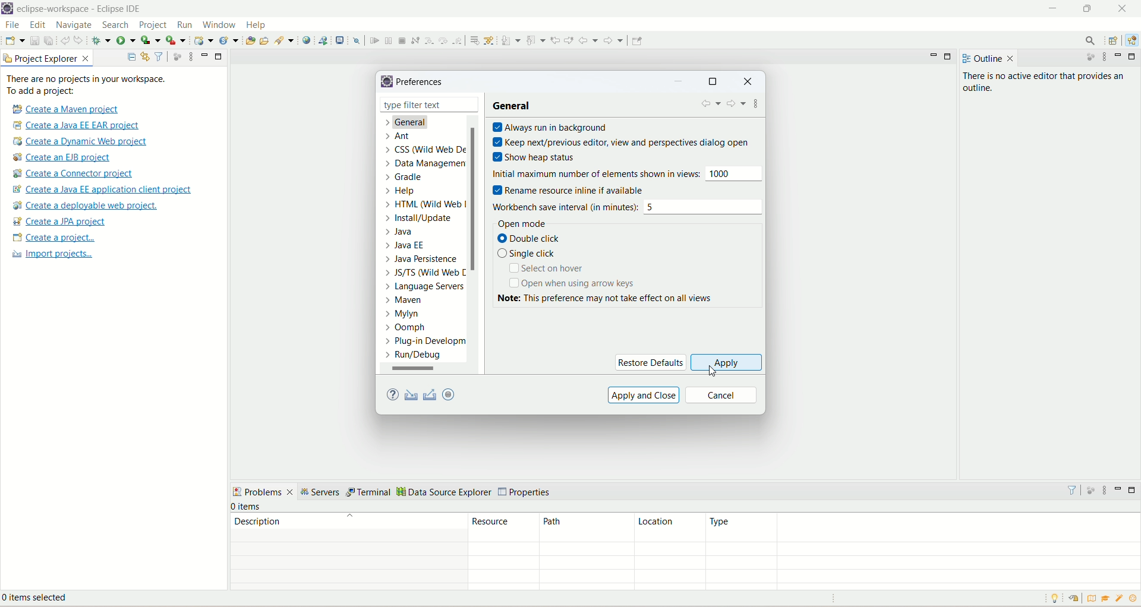 This screenshot has height=607, width=1141. Describe the element at coordinates (526, 492) in the screenshot. I see `properties` at that location.